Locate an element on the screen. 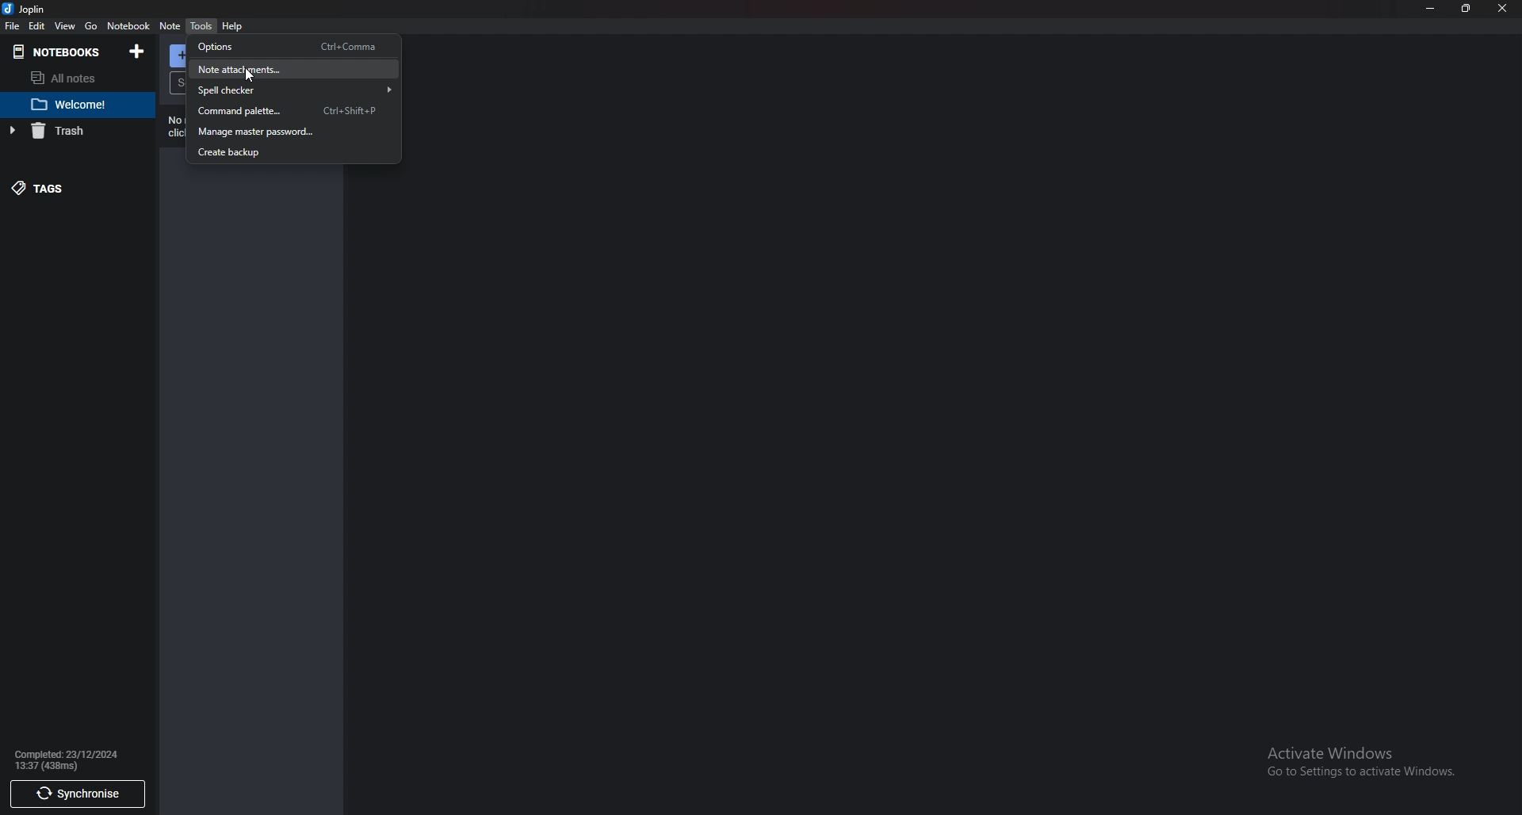  tags is located at coordinates (64, 186).